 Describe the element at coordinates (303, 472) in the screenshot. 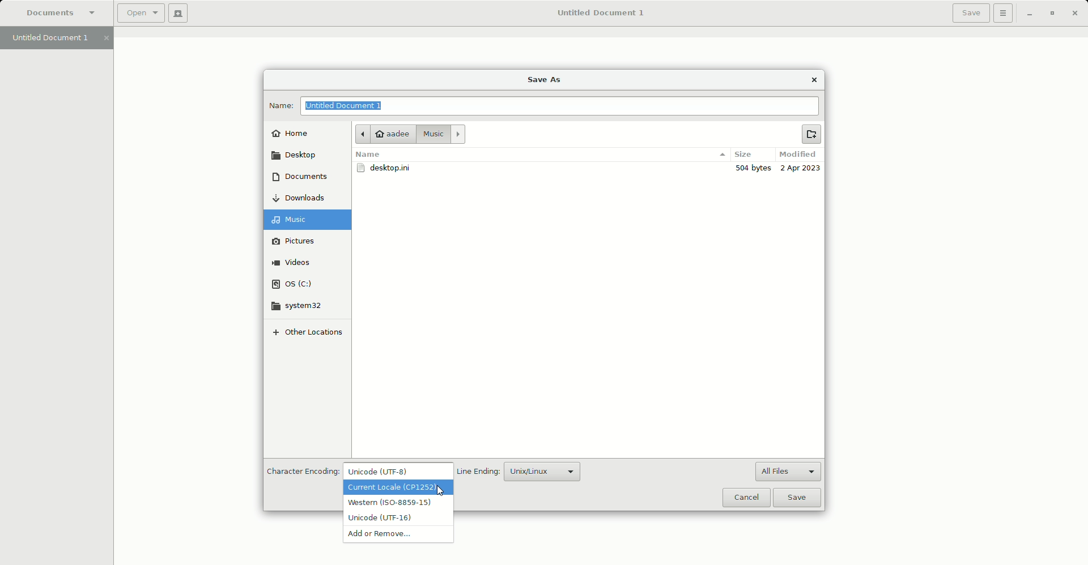

I see `Character Encoding` at that location.